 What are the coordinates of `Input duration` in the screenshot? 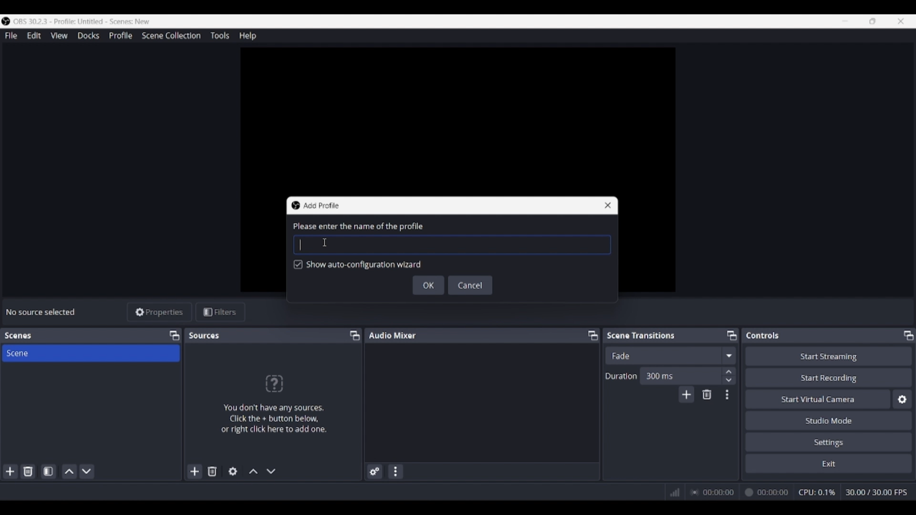 It's located at (680, 375).